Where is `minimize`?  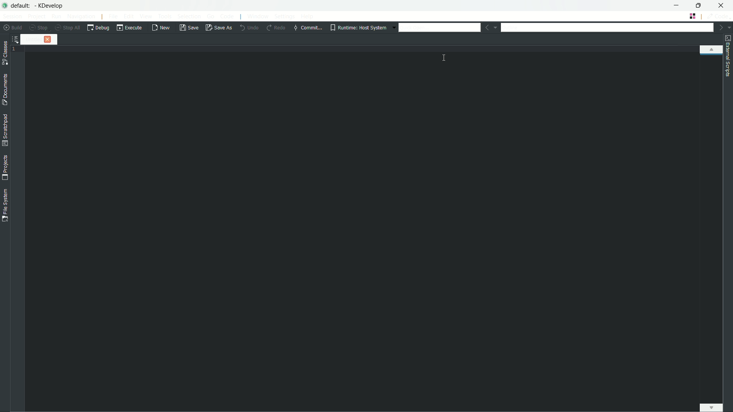 minimize is located at coordinates (677, 5).